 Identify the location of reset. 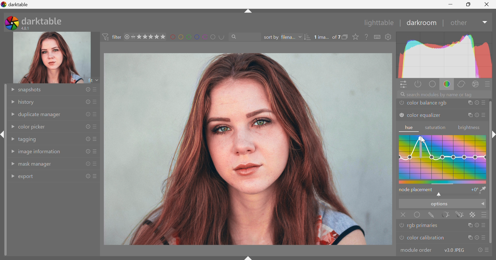
(477, 225).